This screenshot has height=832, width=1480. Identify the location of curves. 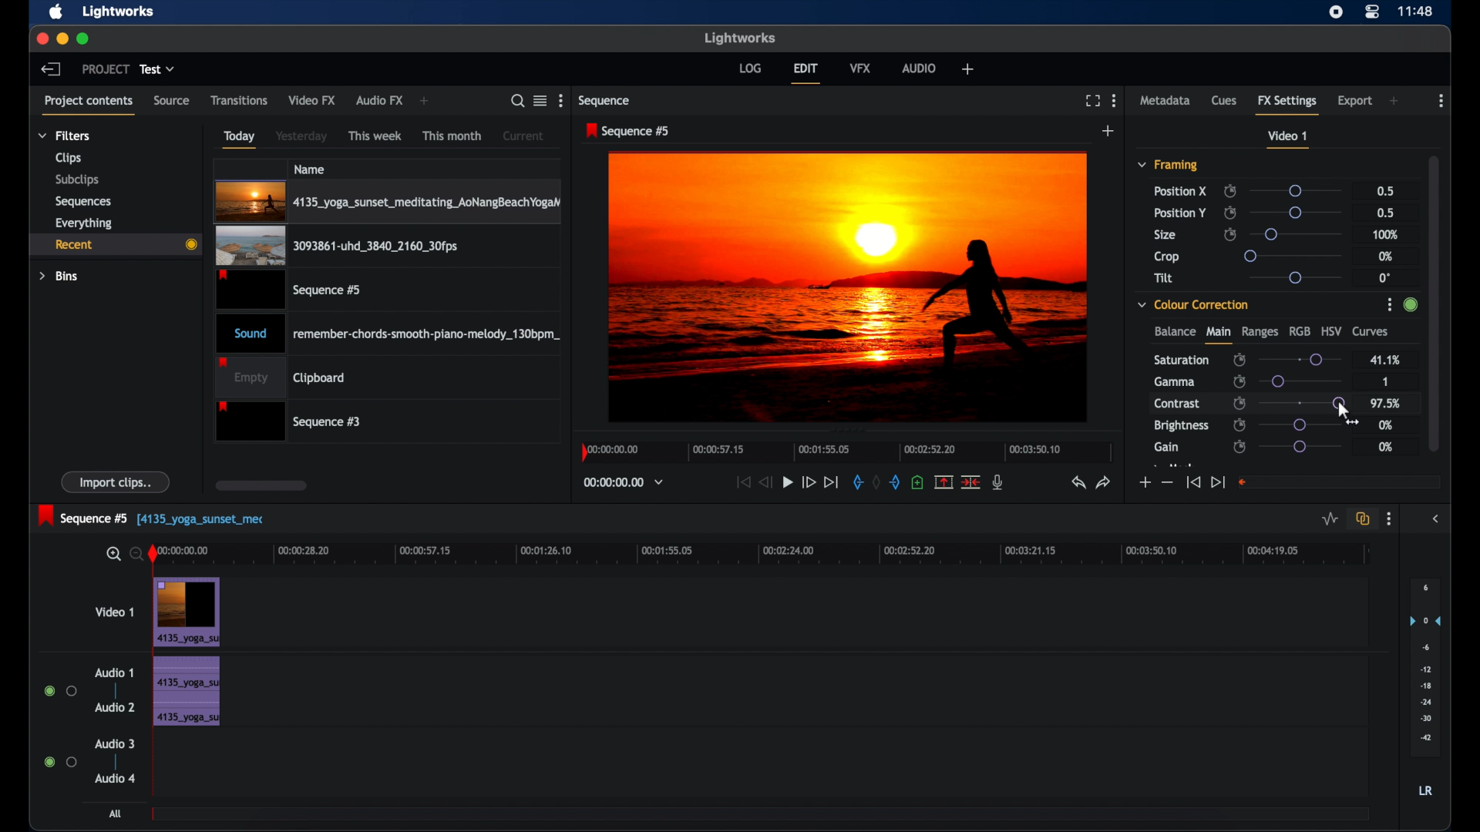
(1372, 332).